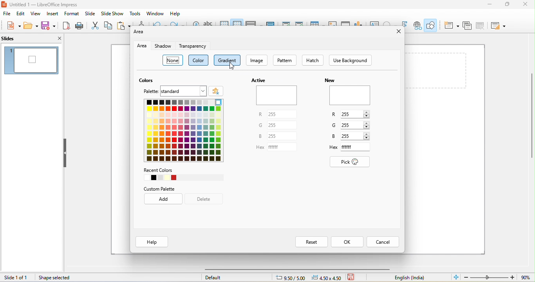 The width and height of the screenshot is (535, 282). I want to click on help, so click(176, 14).